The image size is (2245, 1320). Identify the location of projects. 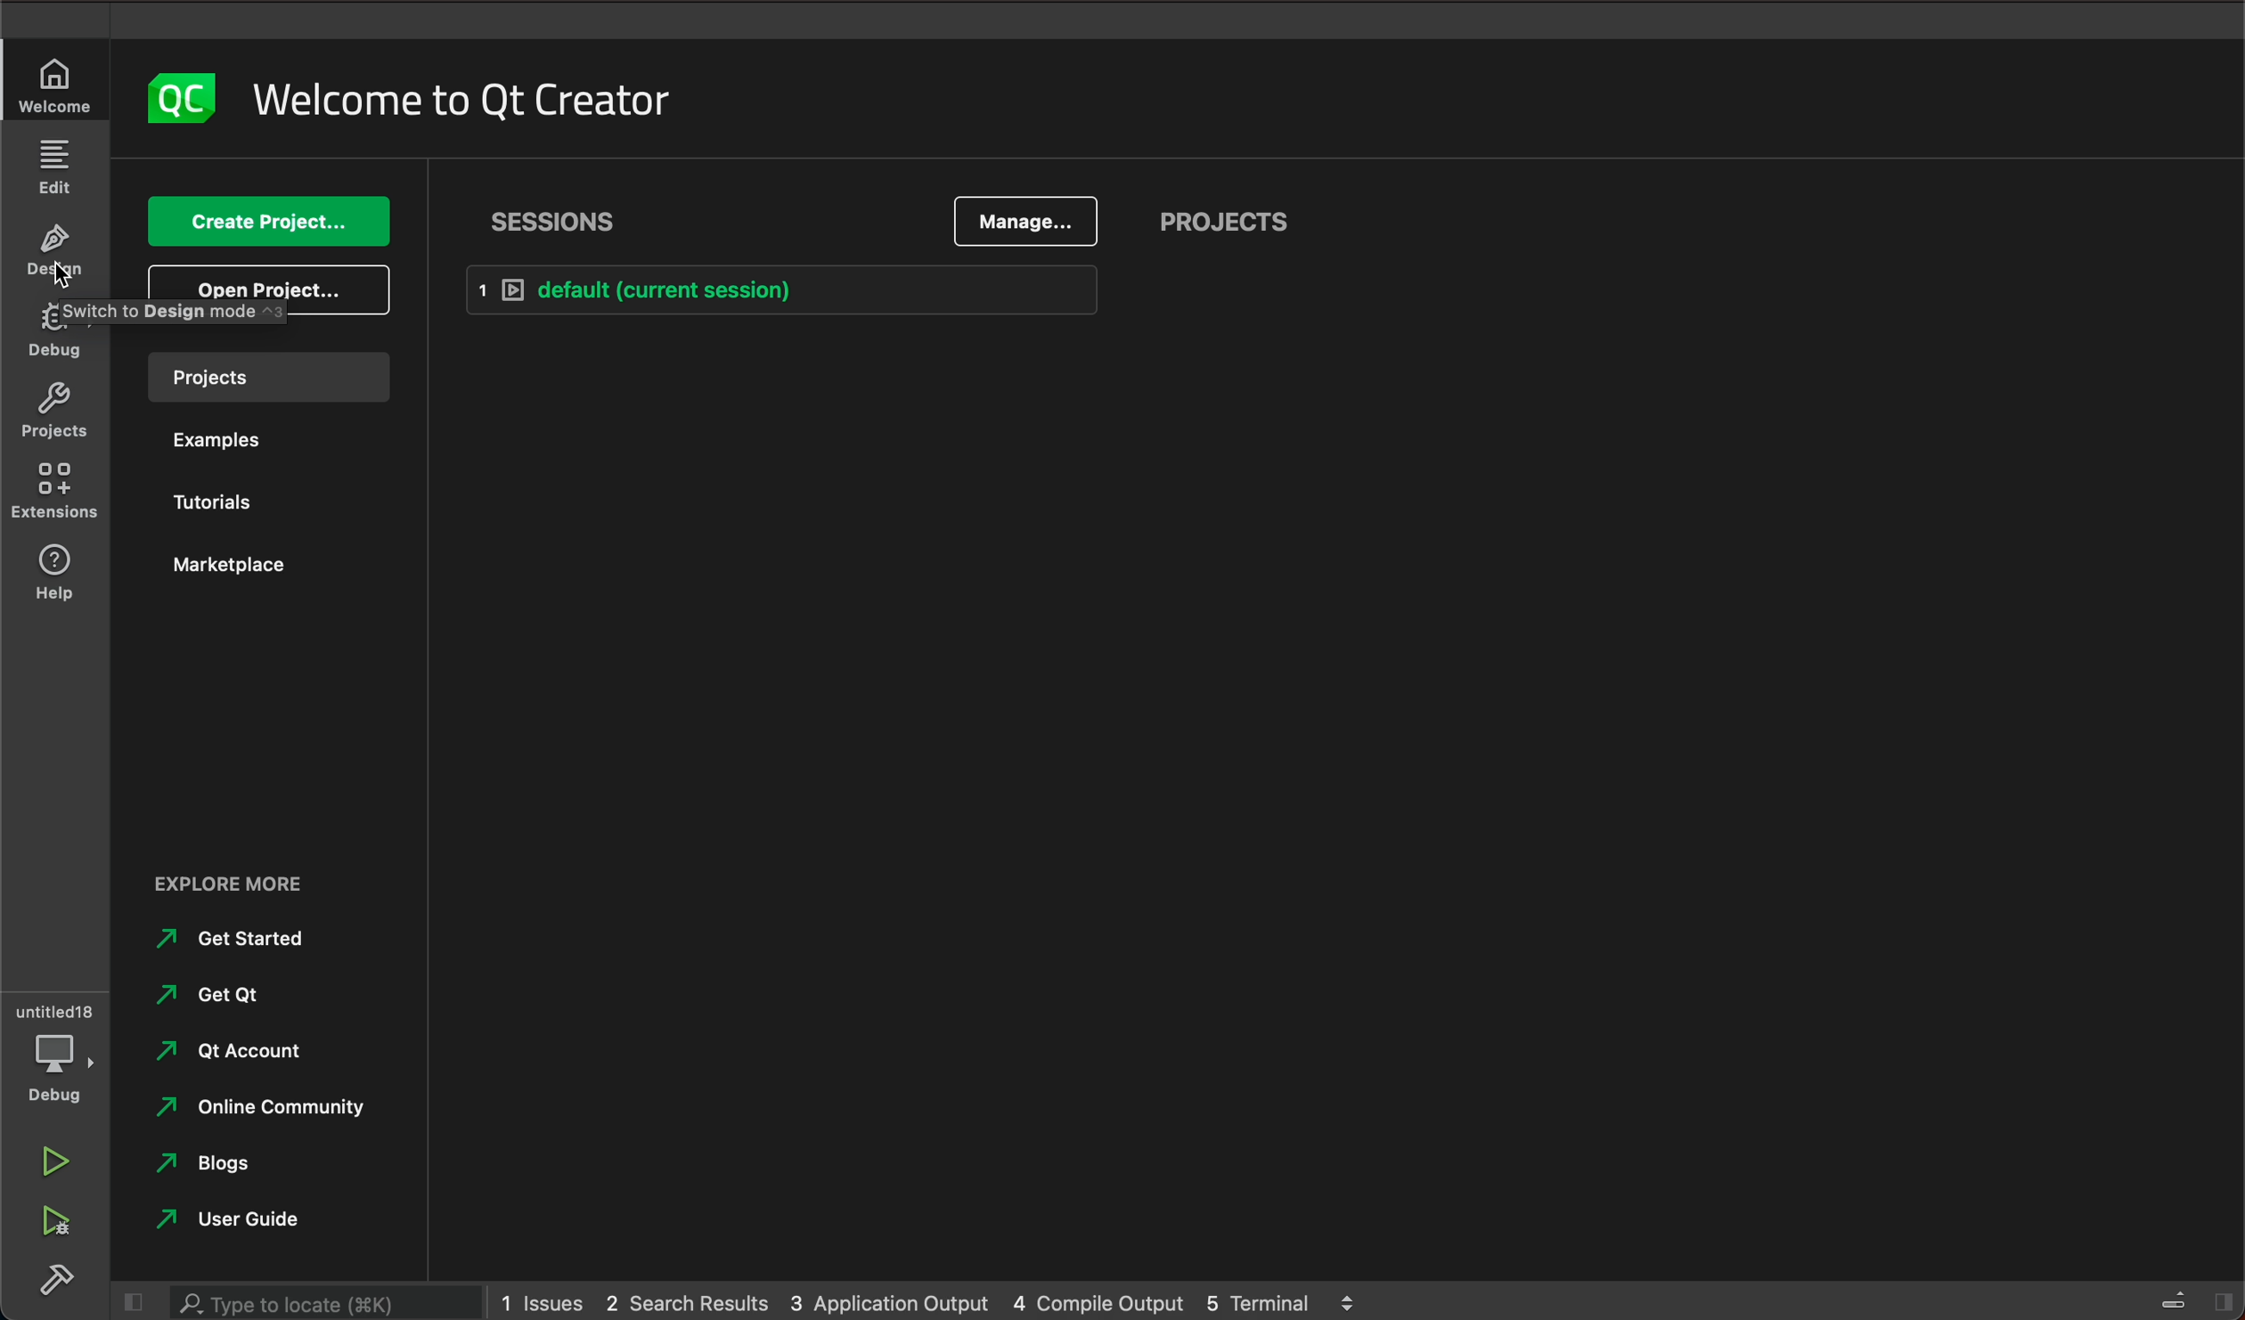
(1237, 221).